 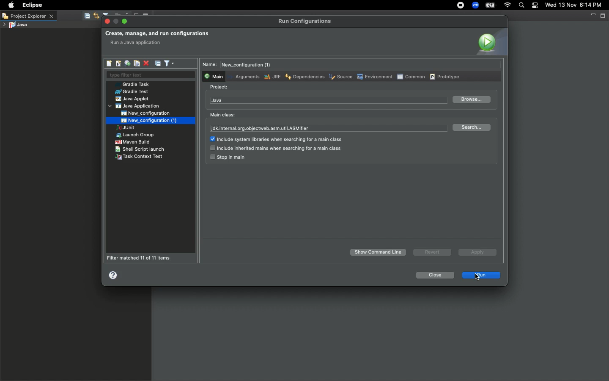 I want to click on main type not specified, so click(x=138, y=43).